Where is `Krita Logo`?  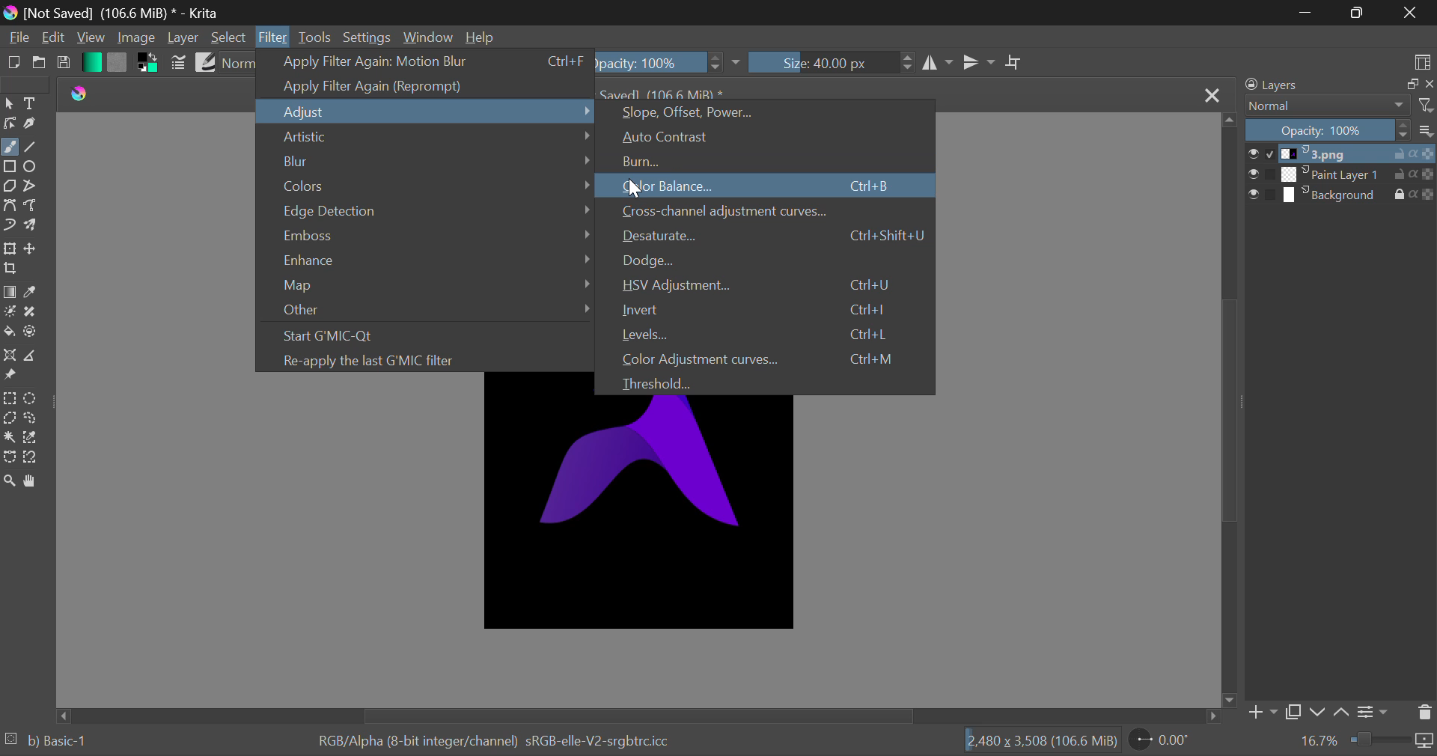
Krita Logo is located at coordinates (79, 92).